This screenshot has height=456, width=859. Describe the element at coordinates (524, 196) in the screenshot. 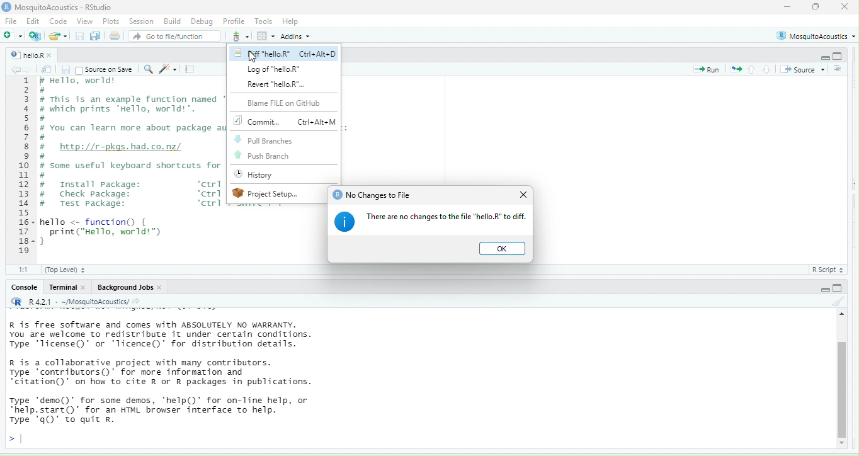

I see `close` at that location.